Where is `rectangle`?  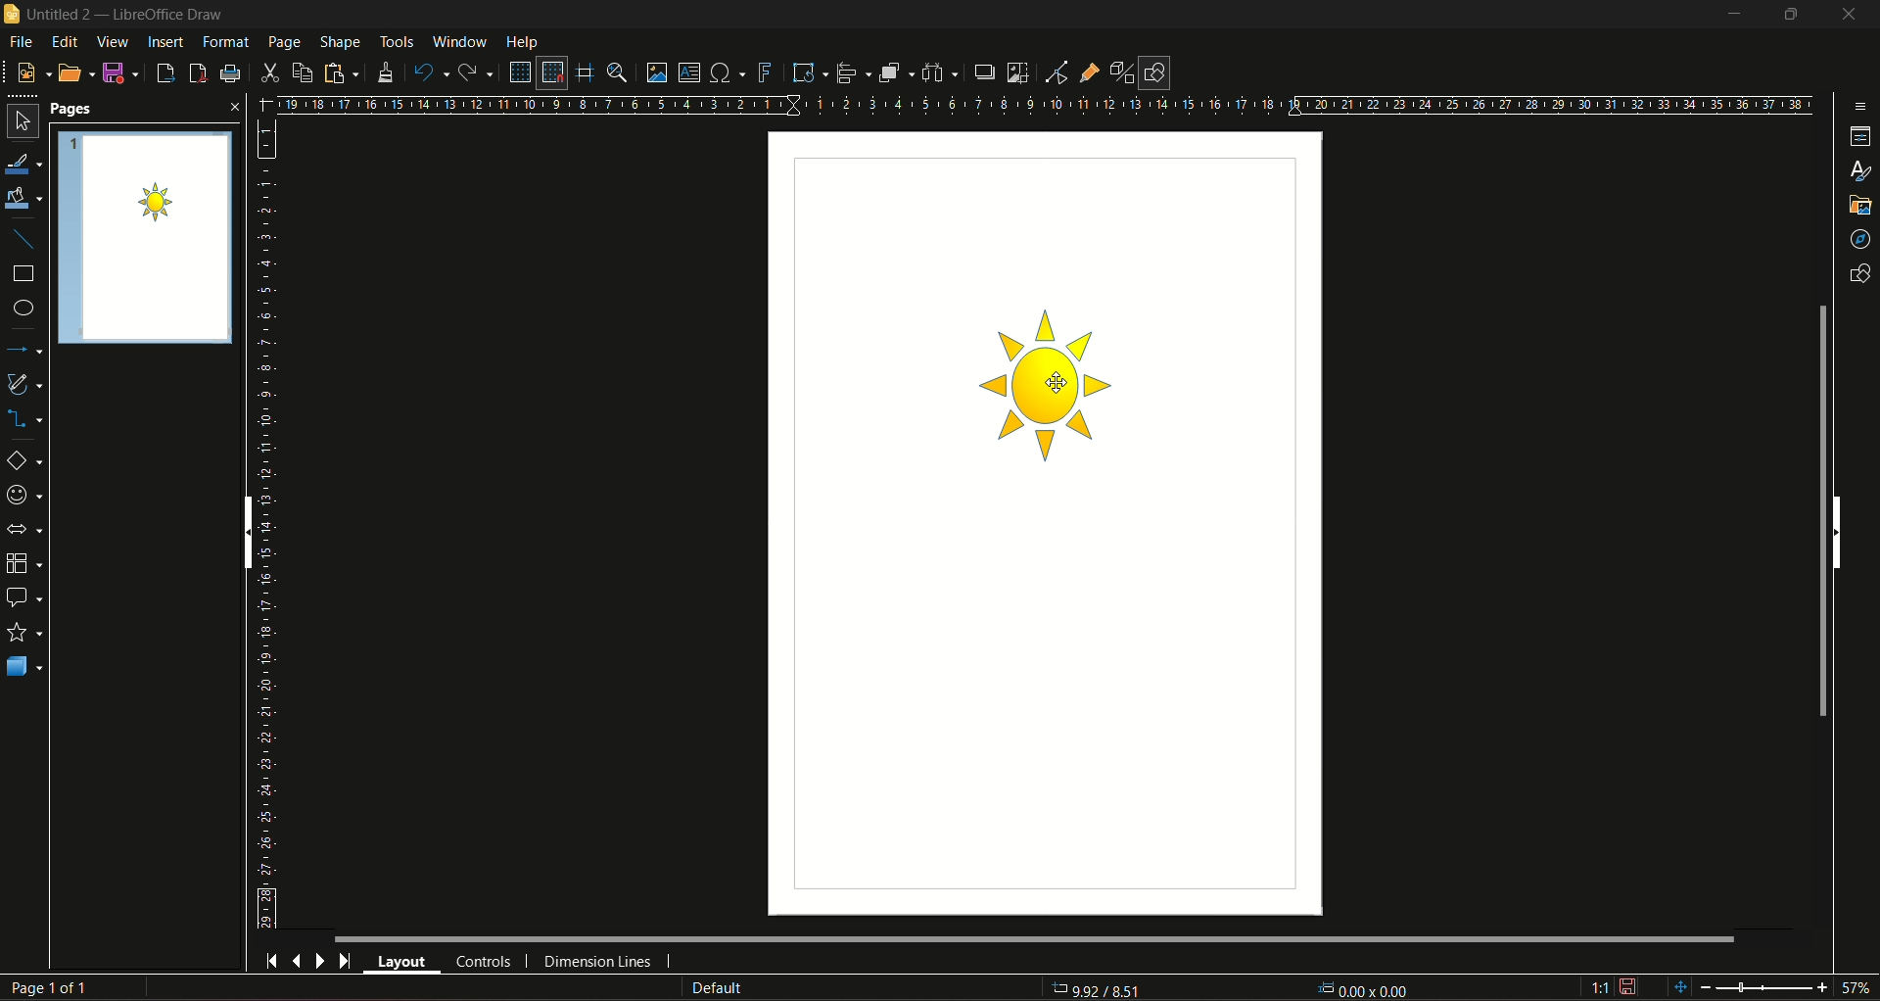 rectangle is located at coordinates (22, 274).